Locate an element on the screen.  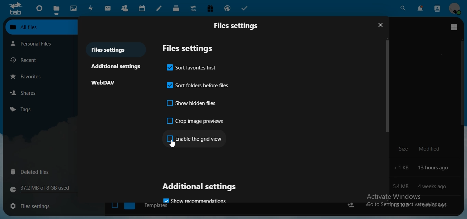
sort folders before files is located at coordinates (199, 84).